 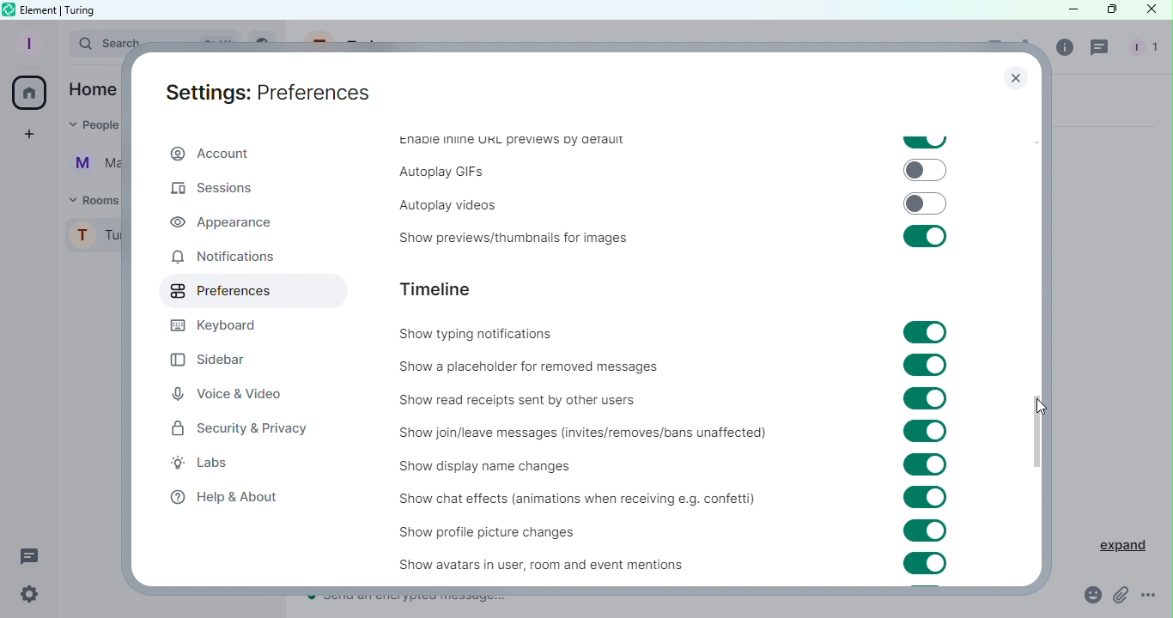 What do you see at coordinates (533, 366) in the screenshot?
I see `SHow a placeholder for removed messages` at bounding box center [533, 366].